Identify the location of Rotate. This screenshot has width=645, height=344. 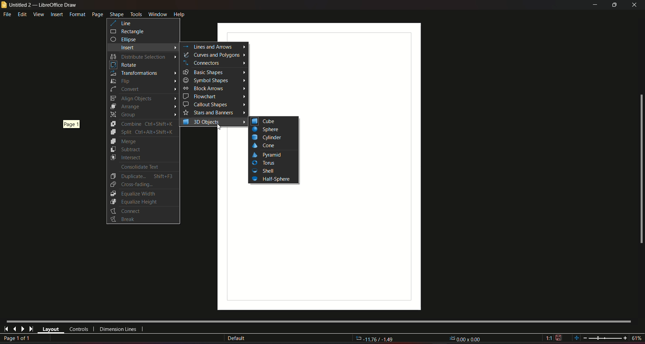
(124, 65).